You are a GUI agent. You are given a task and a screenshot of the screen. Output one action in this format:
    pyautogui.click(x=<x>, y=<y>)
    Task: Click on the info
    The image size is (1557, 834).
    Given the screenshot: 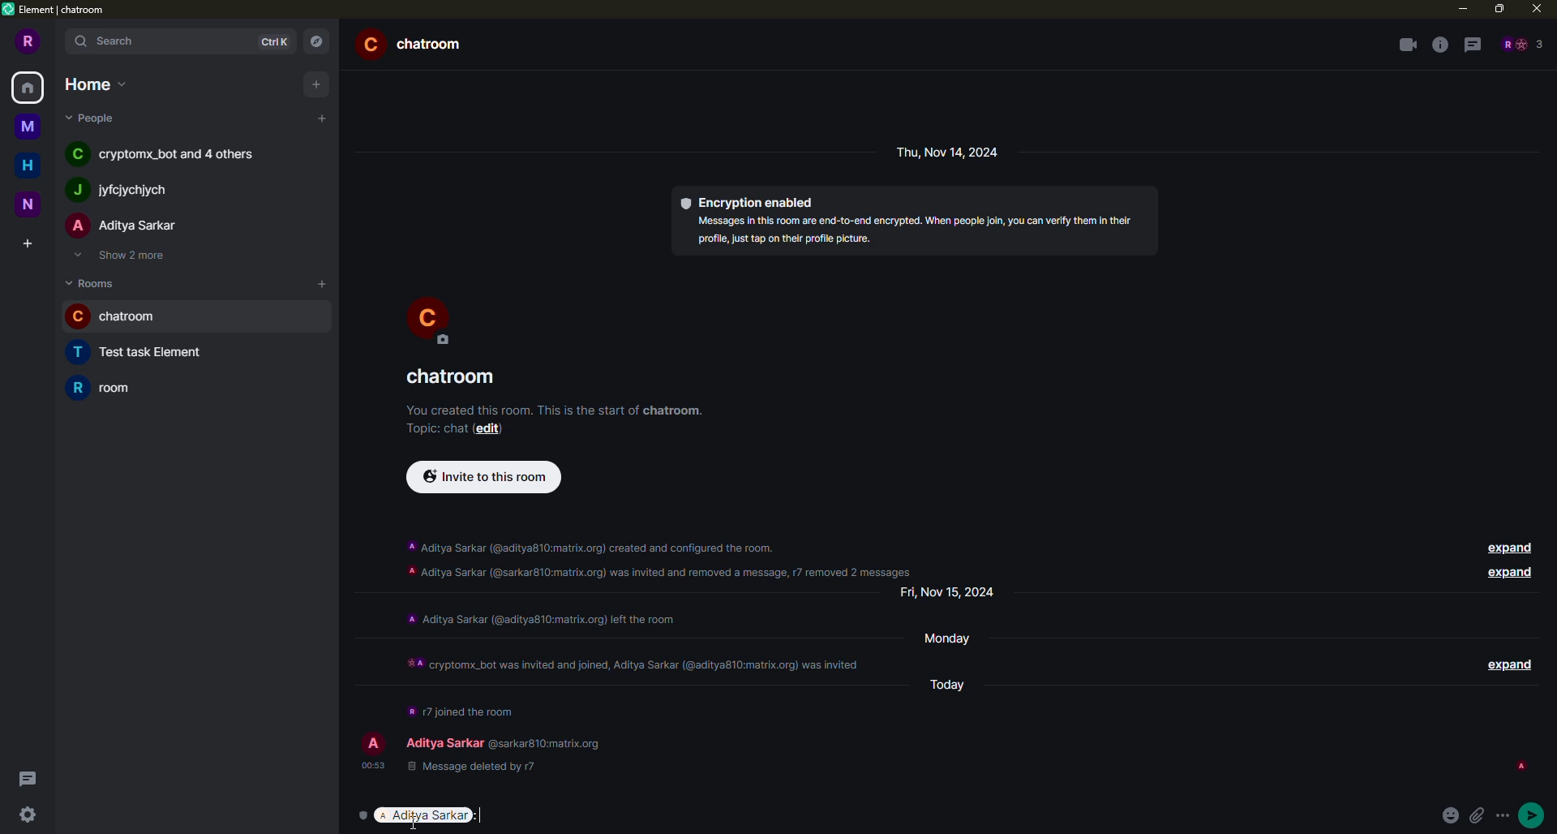 What is the action you would take?
    pyautogui.click(x=915, y=230)
    